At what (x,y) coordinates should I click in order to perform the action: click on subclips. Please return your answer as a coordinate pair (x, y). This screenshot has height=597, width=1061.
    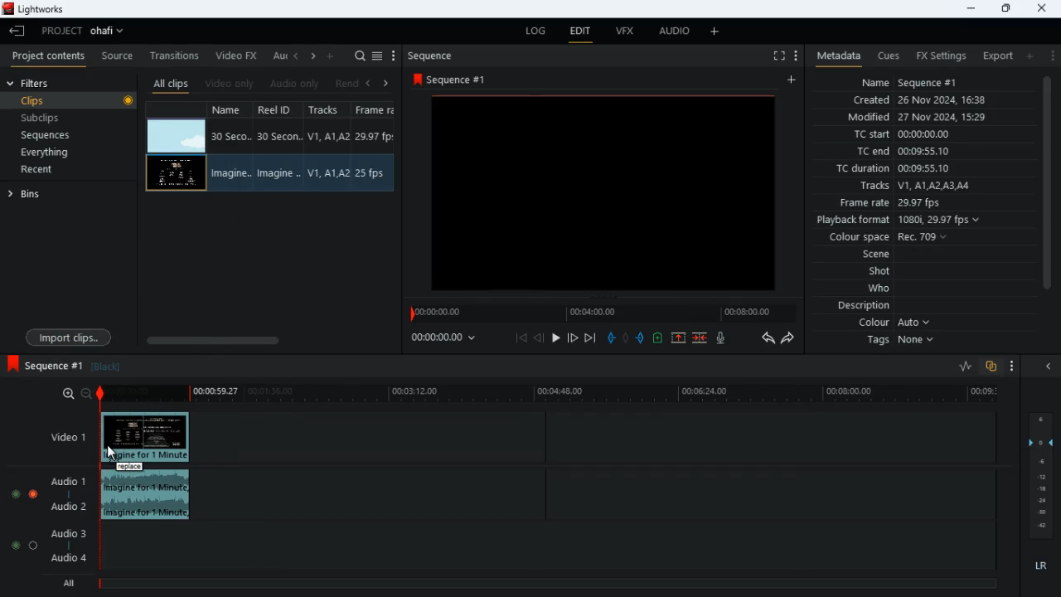
    Looking at the image, I should click on (42, 120).